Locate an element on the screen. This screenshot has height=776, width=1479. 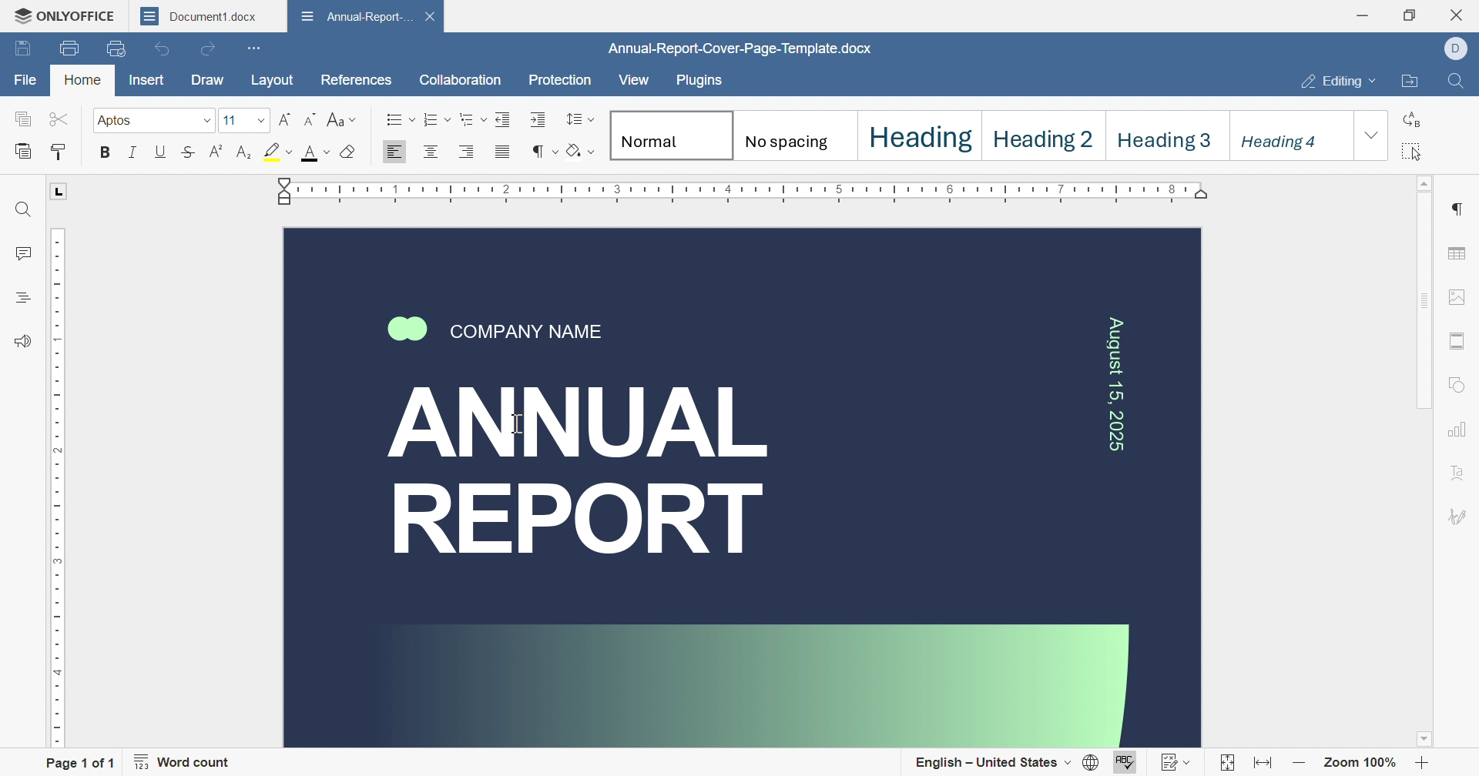
restore down is located at coordinates (1412, 12).